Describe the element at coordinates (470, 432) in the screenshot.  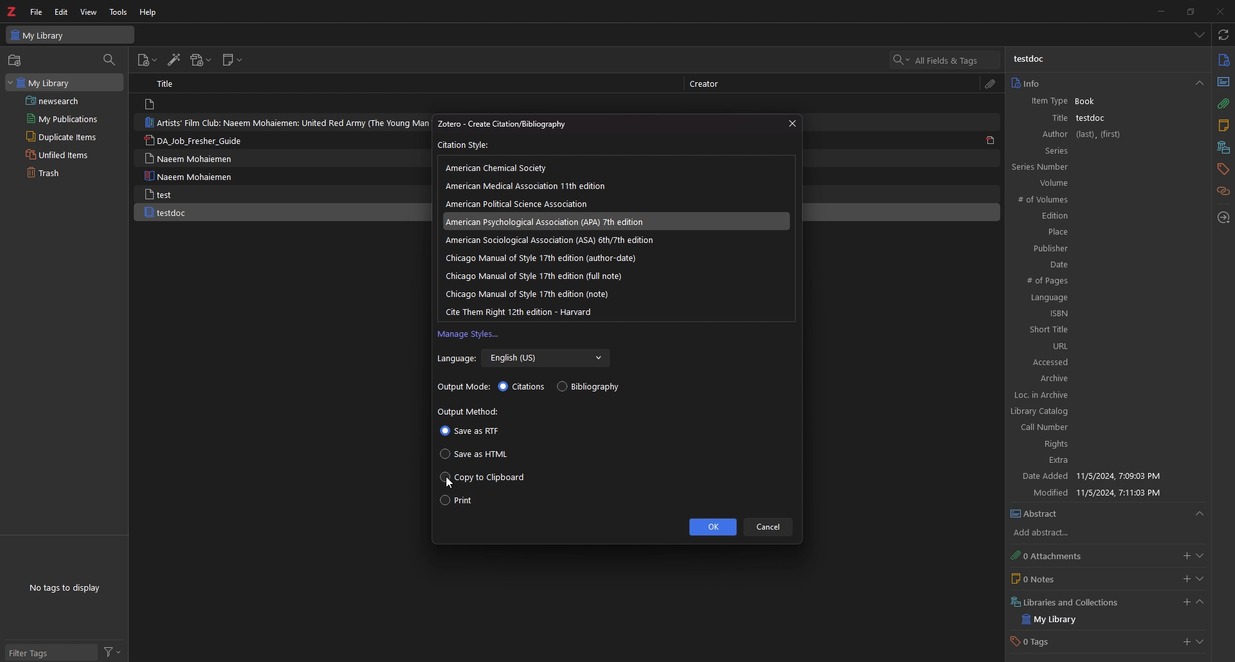
I see `save as rtf` at that location.